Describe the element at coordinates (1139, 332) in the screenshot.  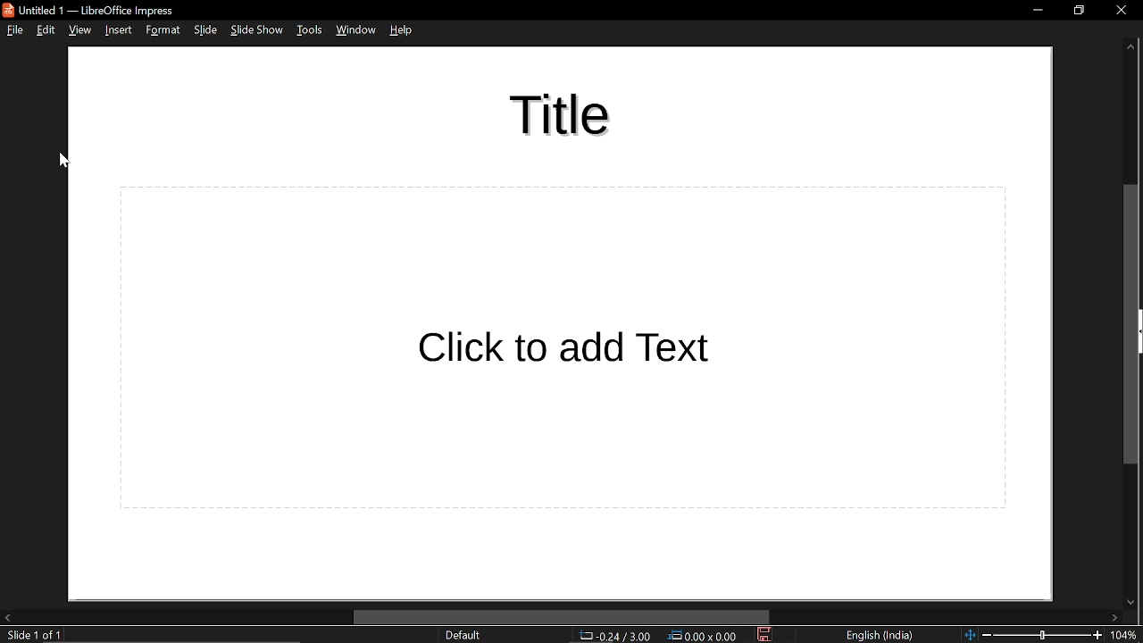
I see `expand pane` at that location.